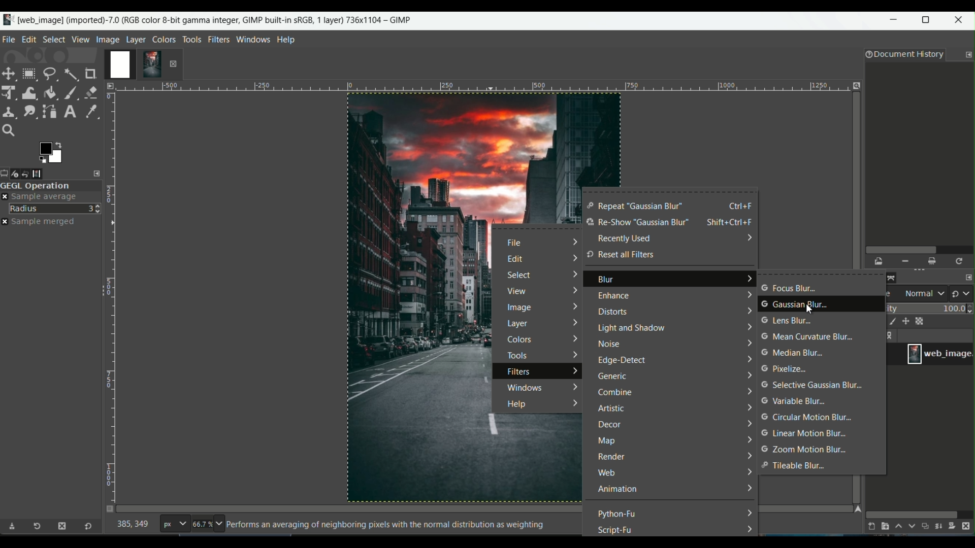  What do you see at coordinates (912, 513) in the screenshot?
I see `scroll bar` at bounding box center [912, 513].